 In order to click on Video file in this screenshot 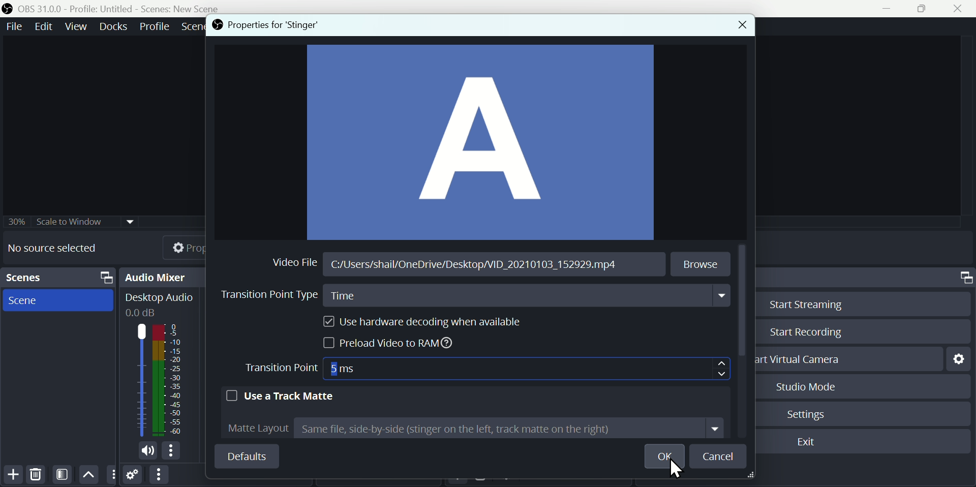, I will do `click(296, 260)`.